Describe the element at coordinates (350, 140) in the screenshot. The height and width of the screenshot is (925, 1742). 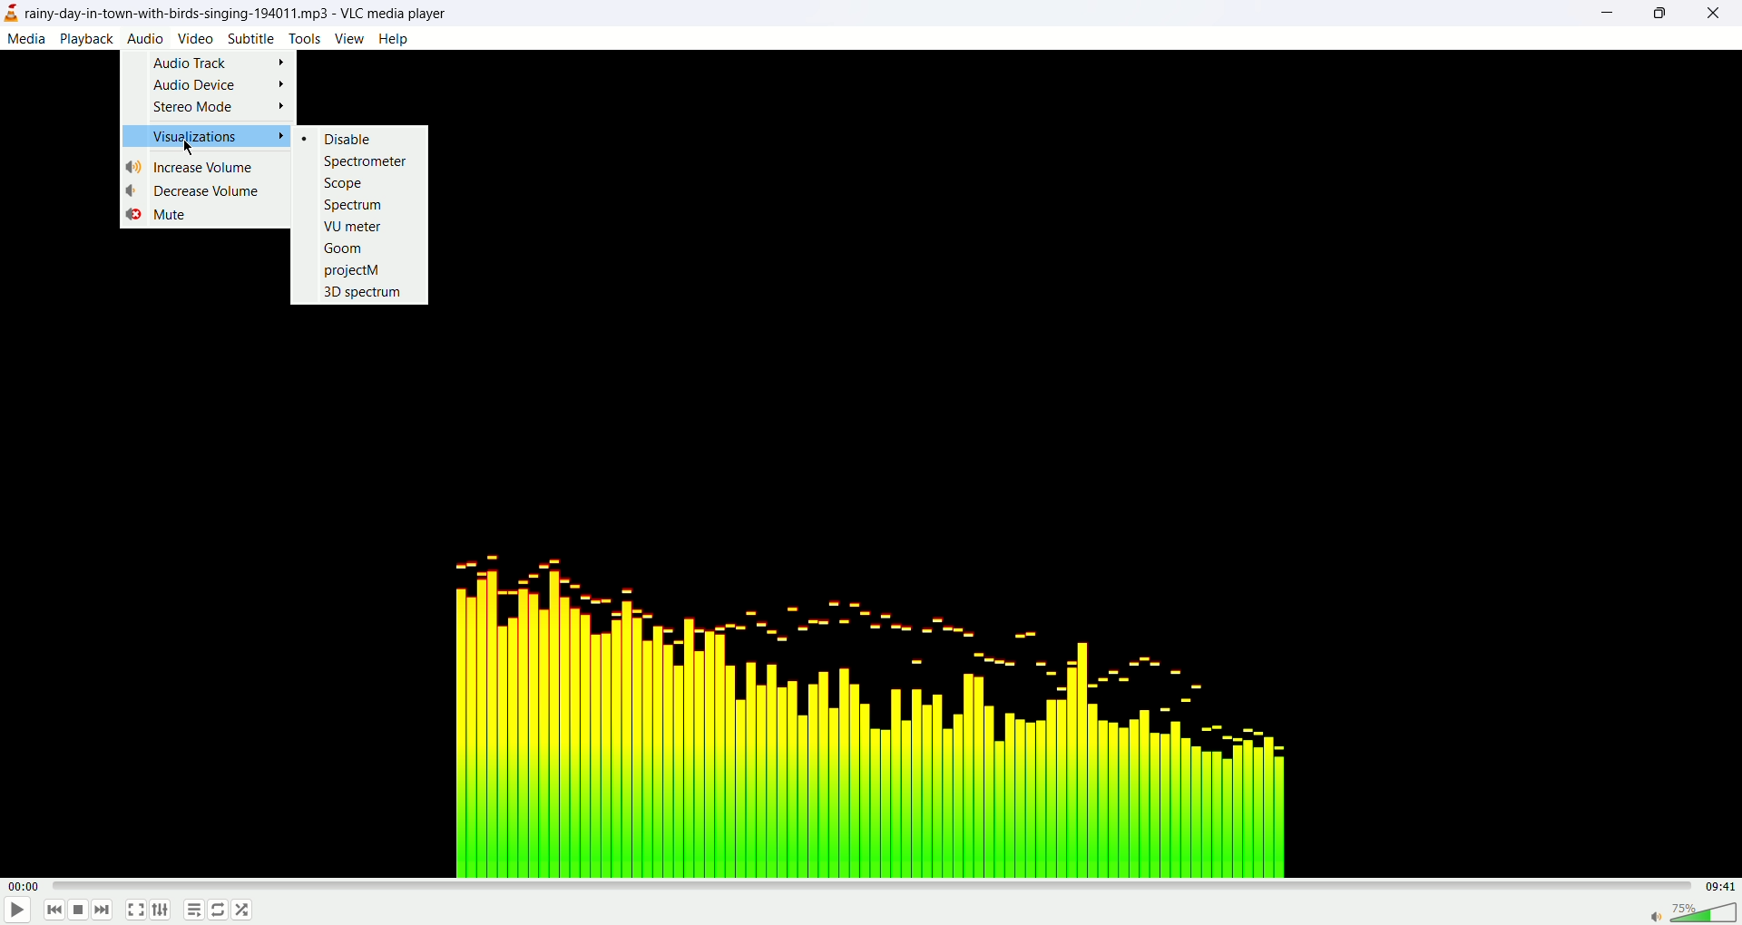
I see `disable` at that location.